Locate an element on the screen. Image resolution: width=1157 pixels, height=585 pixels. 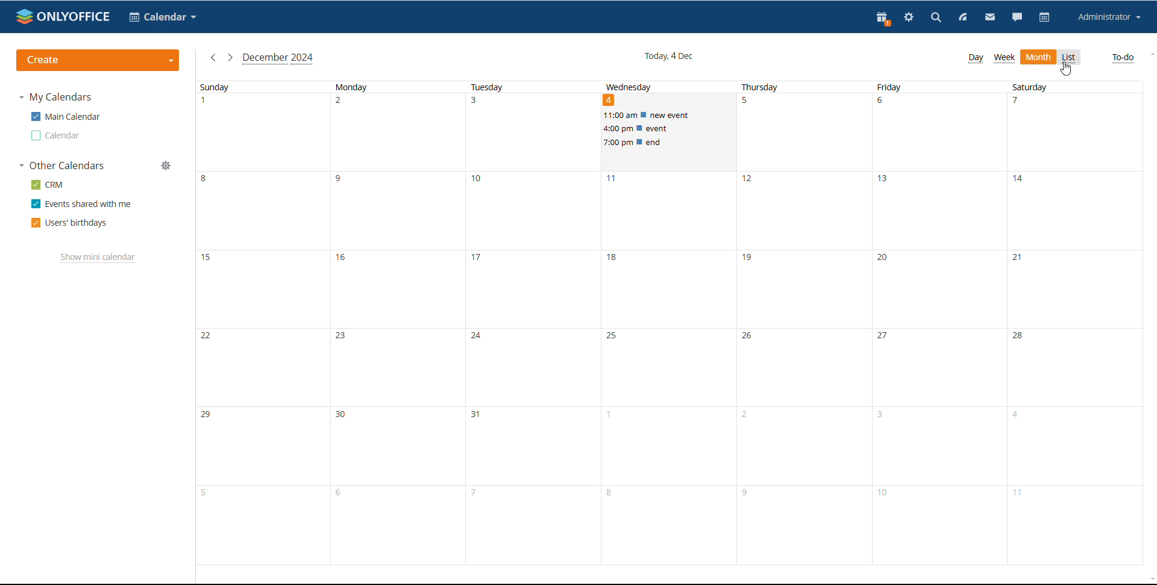
wednesday is located at coordinates (666, 95).